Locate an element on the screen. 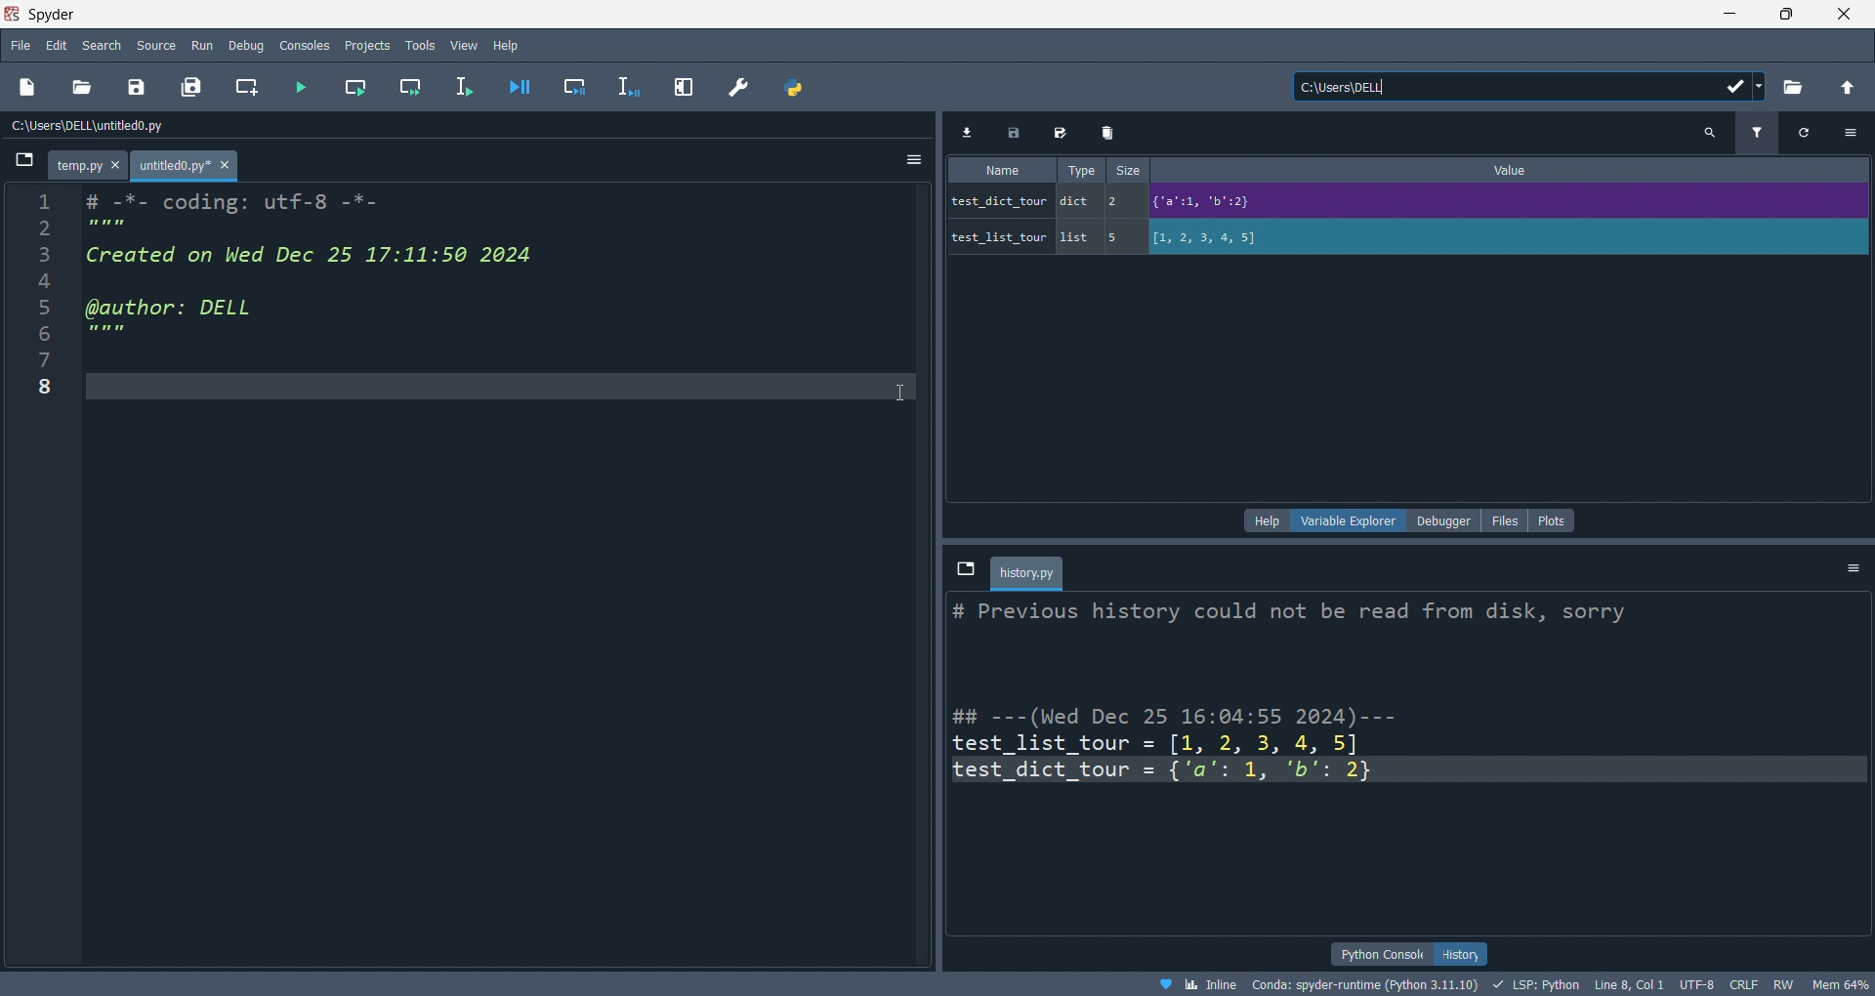 This screenshot has width=1875, height=996. history is located at coordinates (1464, 954).